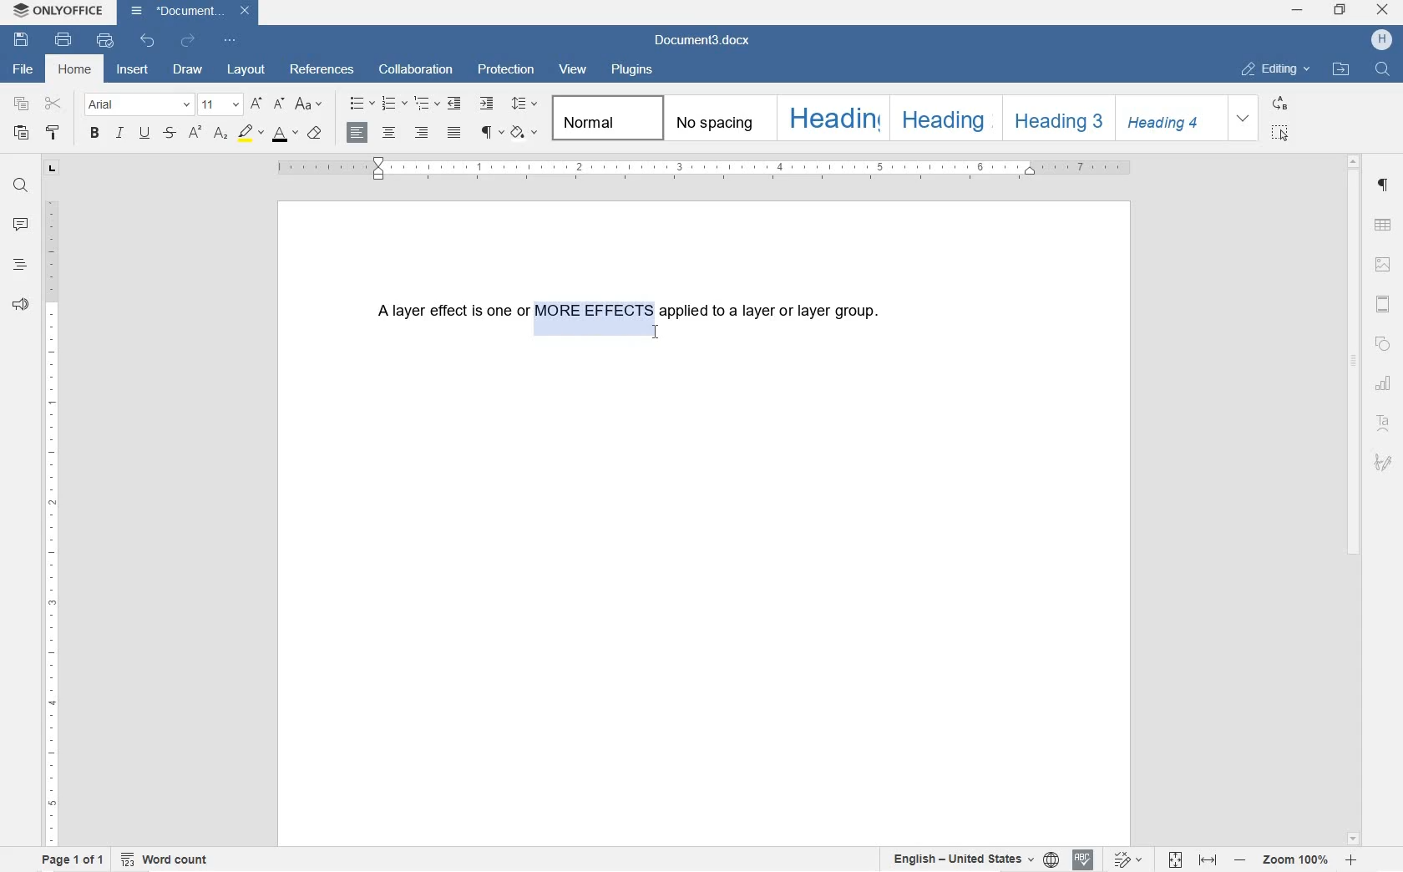  What do you see at coordinates (51, 520) in the screenshot?
I see `RULER` at bounding box center [51, 520].